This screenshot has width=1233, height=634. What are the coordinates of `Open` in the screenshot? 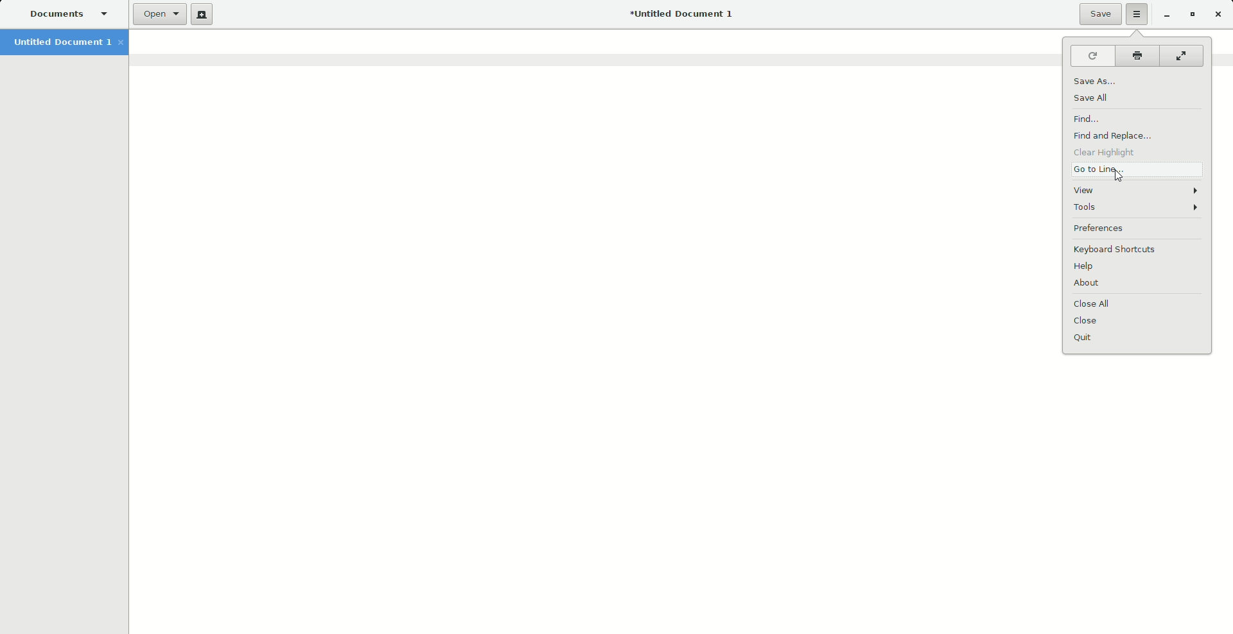 It's located at (161, 13).